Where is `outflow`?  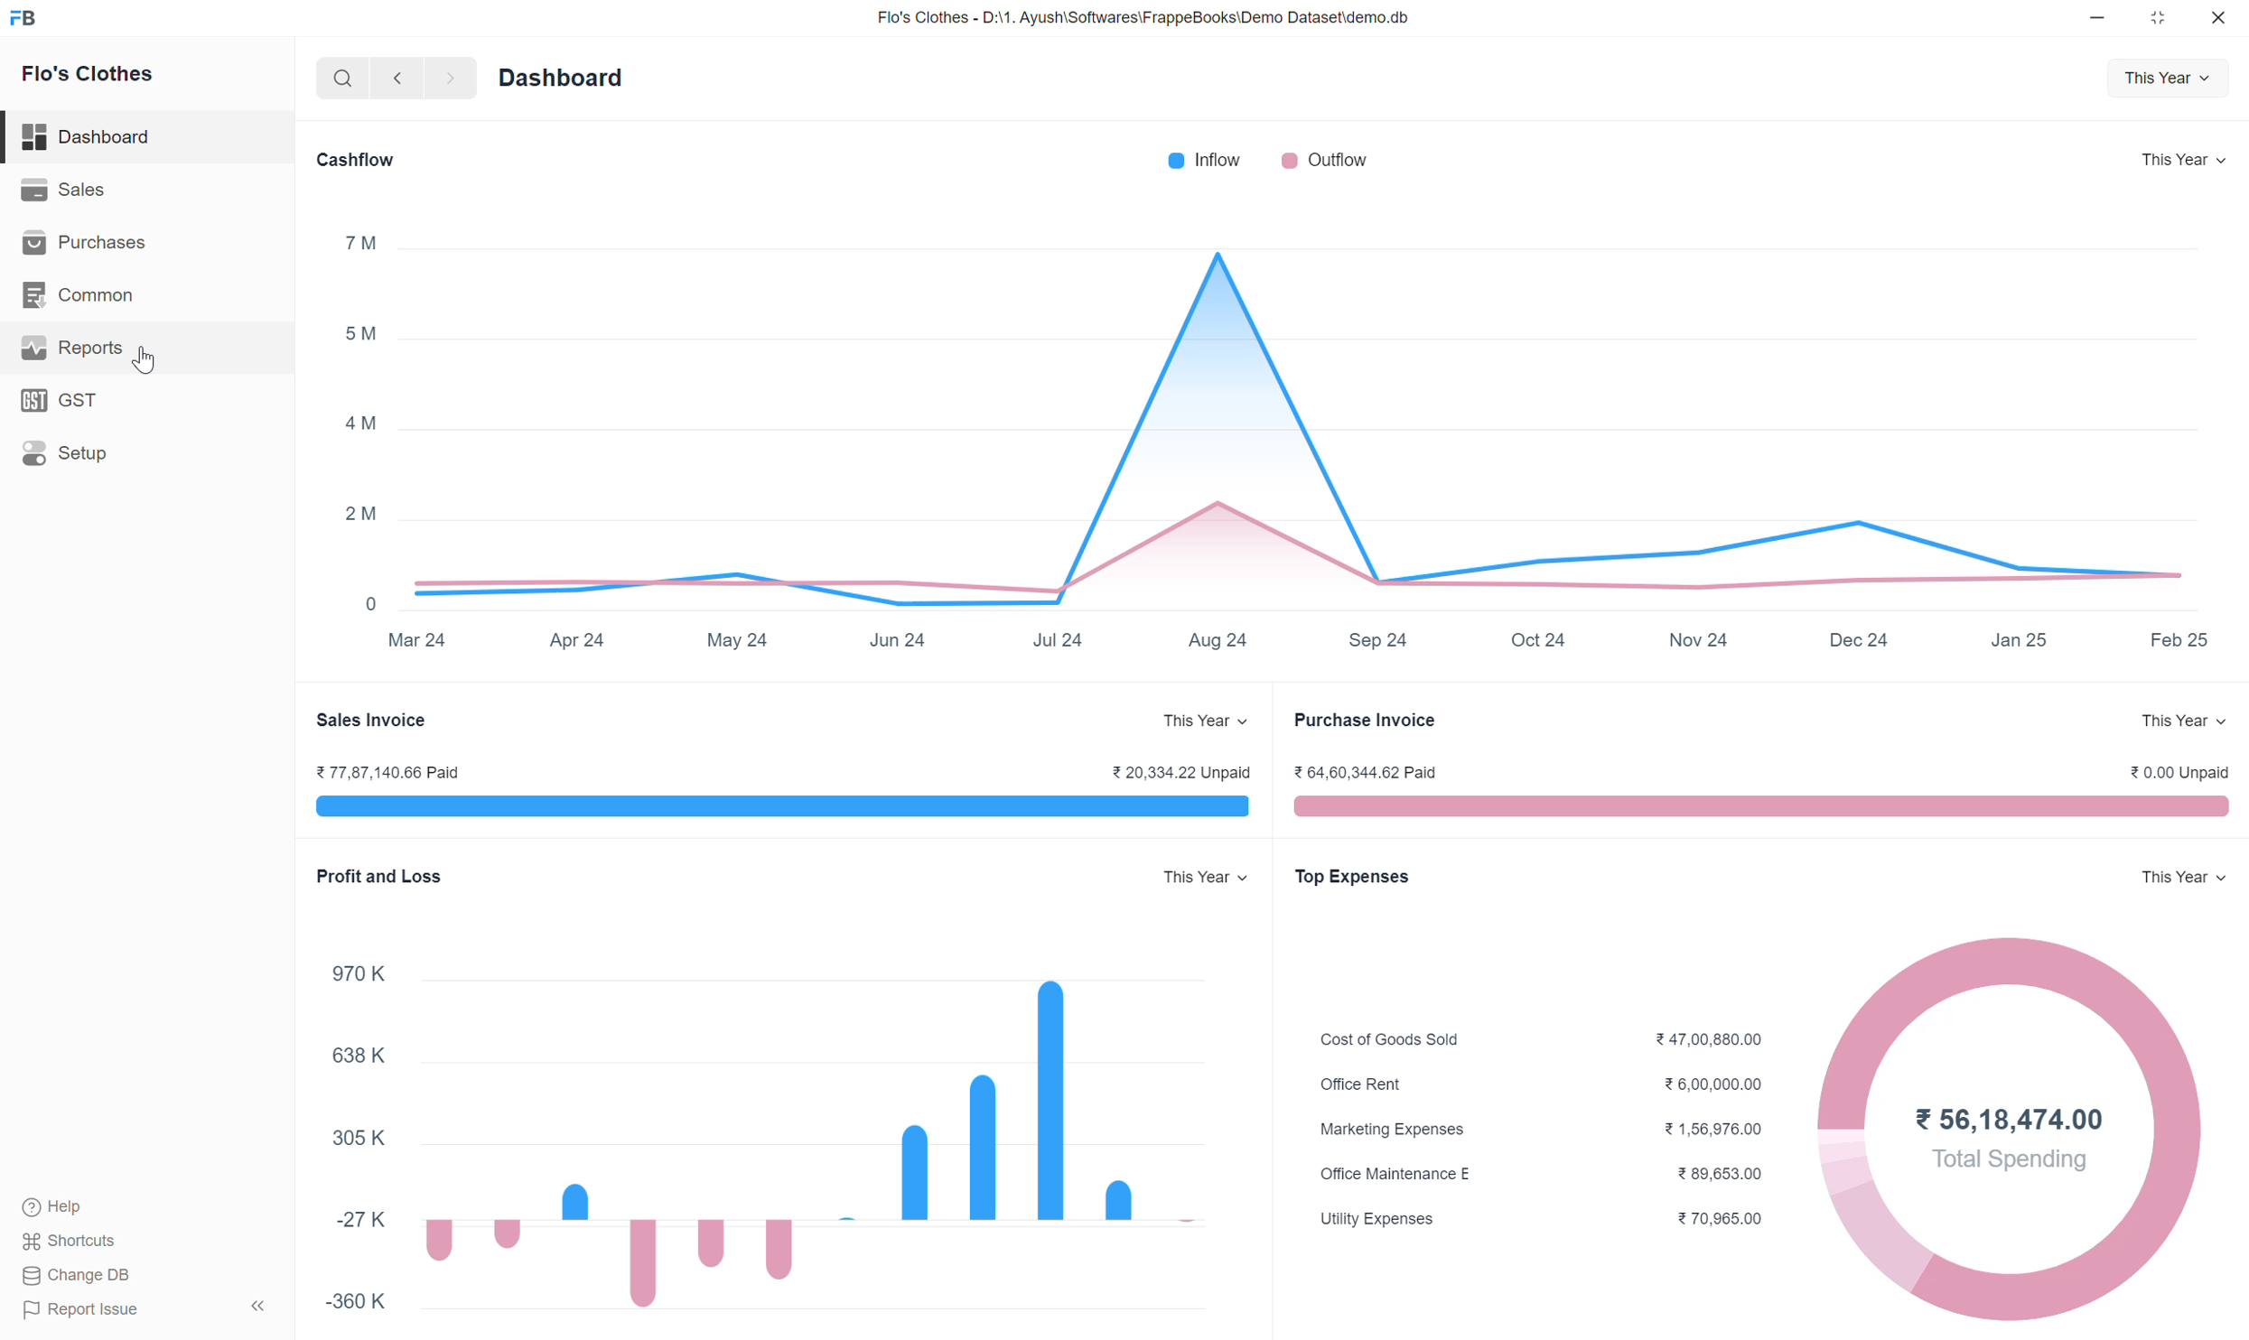
outflow is located at coordinates (1324, 160).